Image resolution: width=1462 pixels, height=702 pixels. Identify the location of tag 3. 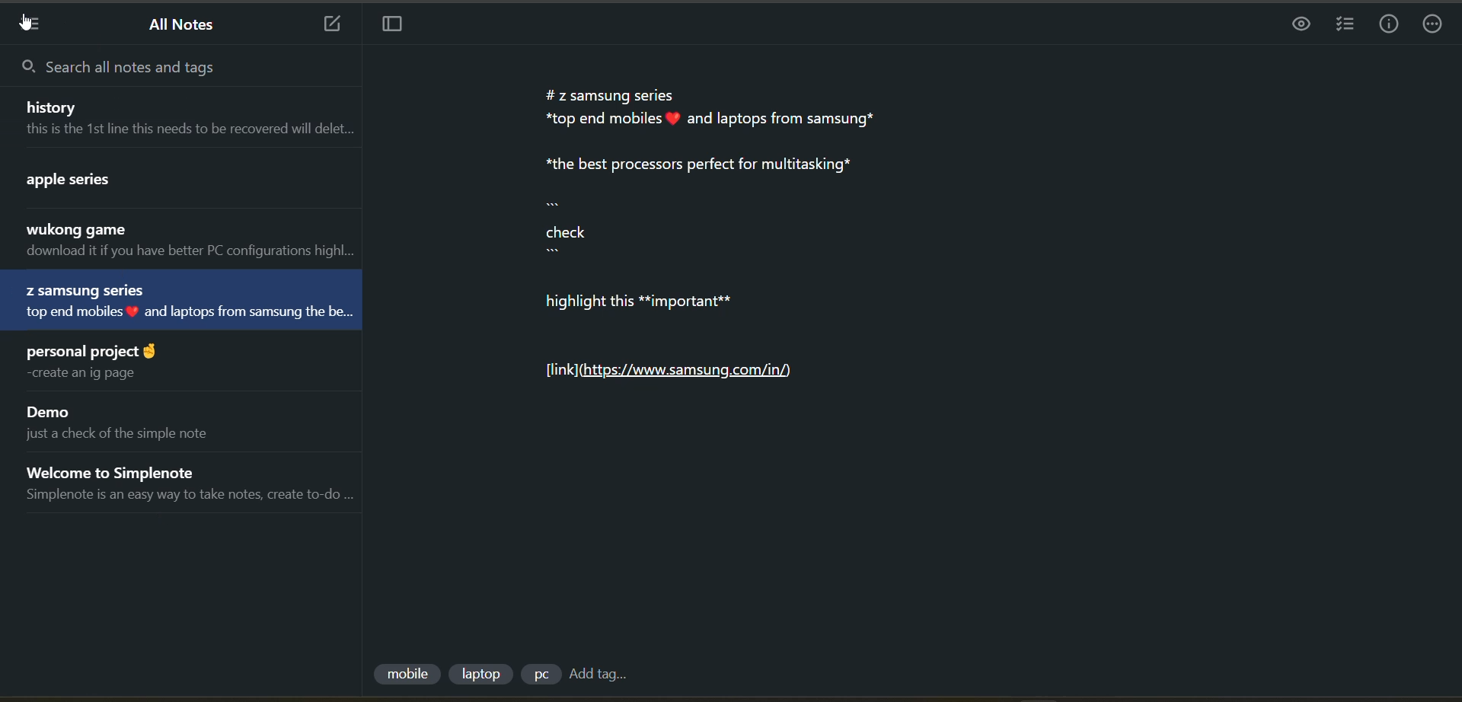
(538, 677).